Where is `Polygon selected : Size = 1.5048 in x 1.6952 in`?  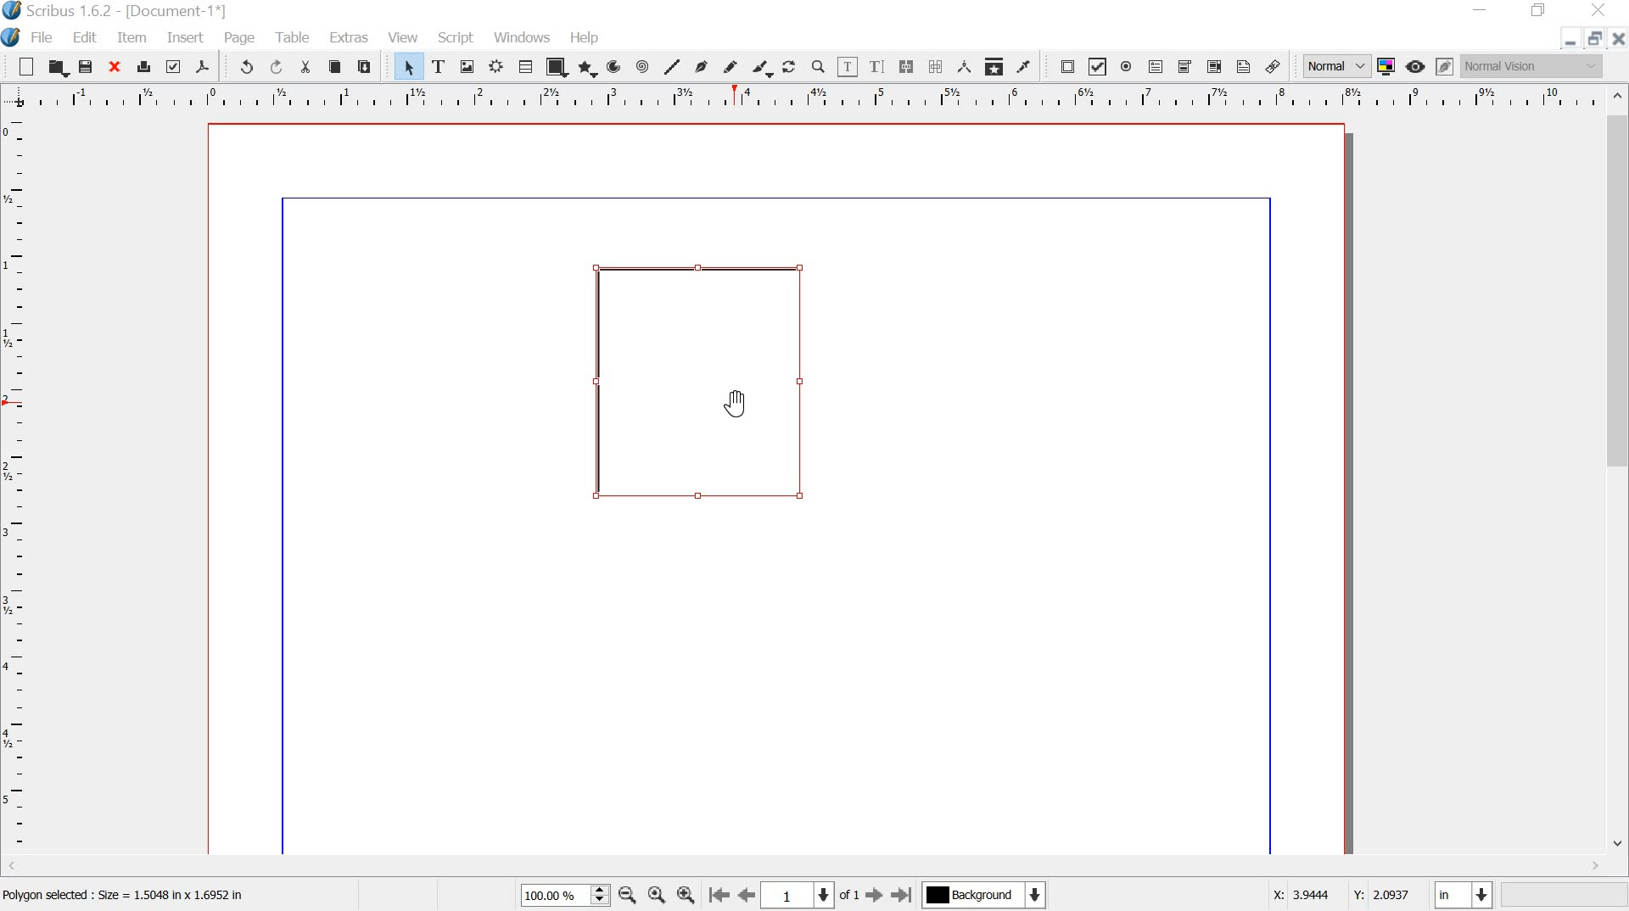
Polygon selected : Size = 1.5048 in x 1.6952 in is located at coordinates (128, 898).